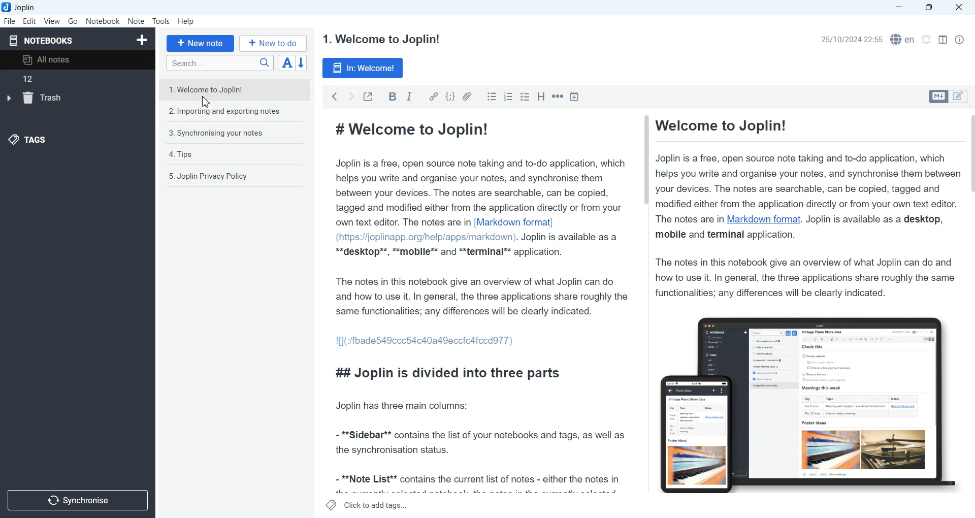  What do you see at coordinates (804, 208) in the screenshot?
I see `Welcome to Joplin!

Joplin is a free, open source note taking and to-do application, which
helps you write and organise your notes, and synchronise them between
your devices. The notes are searchable, can be copied, tagged and
modified either from the application directly or from your own text editor.
The notes are in Markdown format. Joplin is available as a desktop,
mobile and terminal application.

The notes in this notebook give an overview of what Joplin can do and
how to use it. In general, the three applications share roughly the same
functionalities; any differences will be clearly indicated.` at bounding box center [804, 208].